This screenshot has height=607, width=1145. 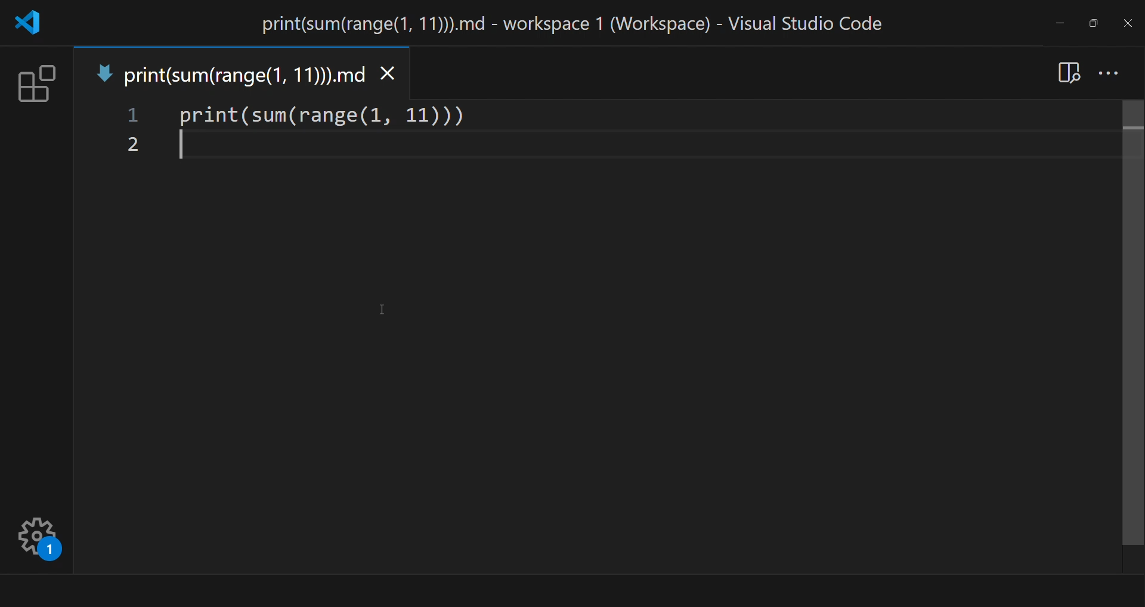 What do you see at coordinates (1093, 26) in the screenshot?
I see `maximize` at bounding box center [1093, 26].